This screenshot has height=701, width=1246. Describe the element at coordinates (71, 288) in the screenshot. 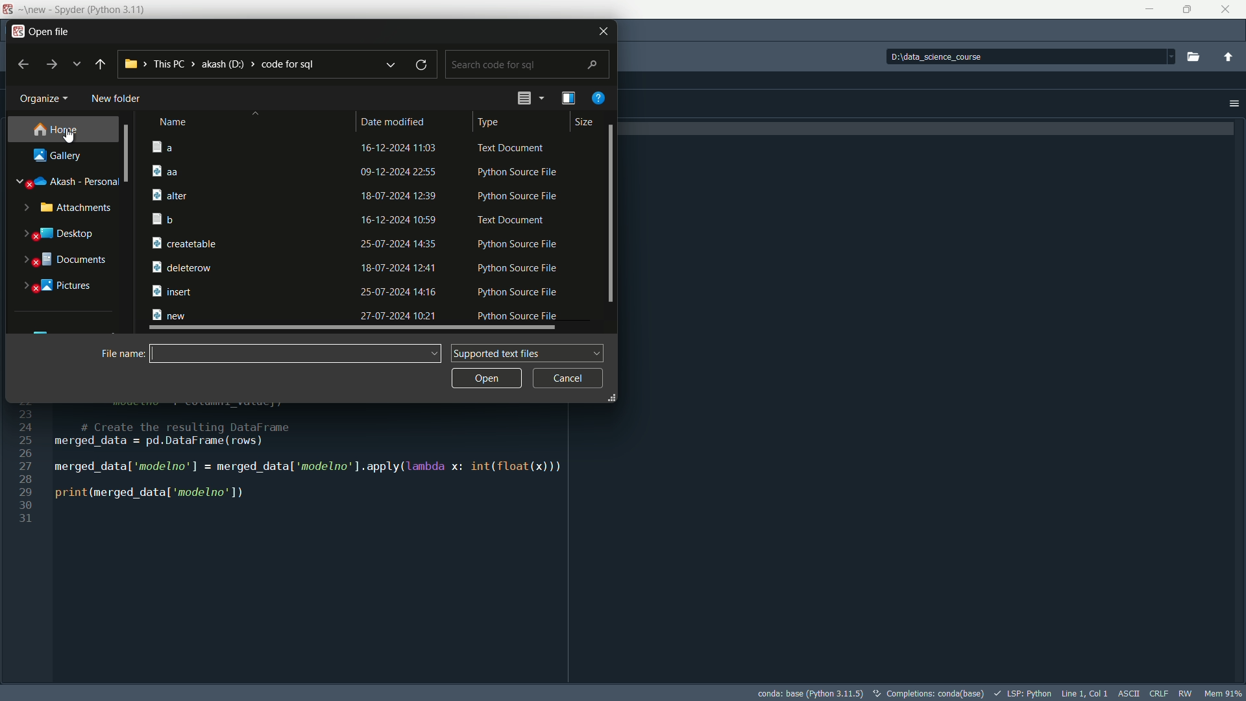

I see `pictures` at that location.